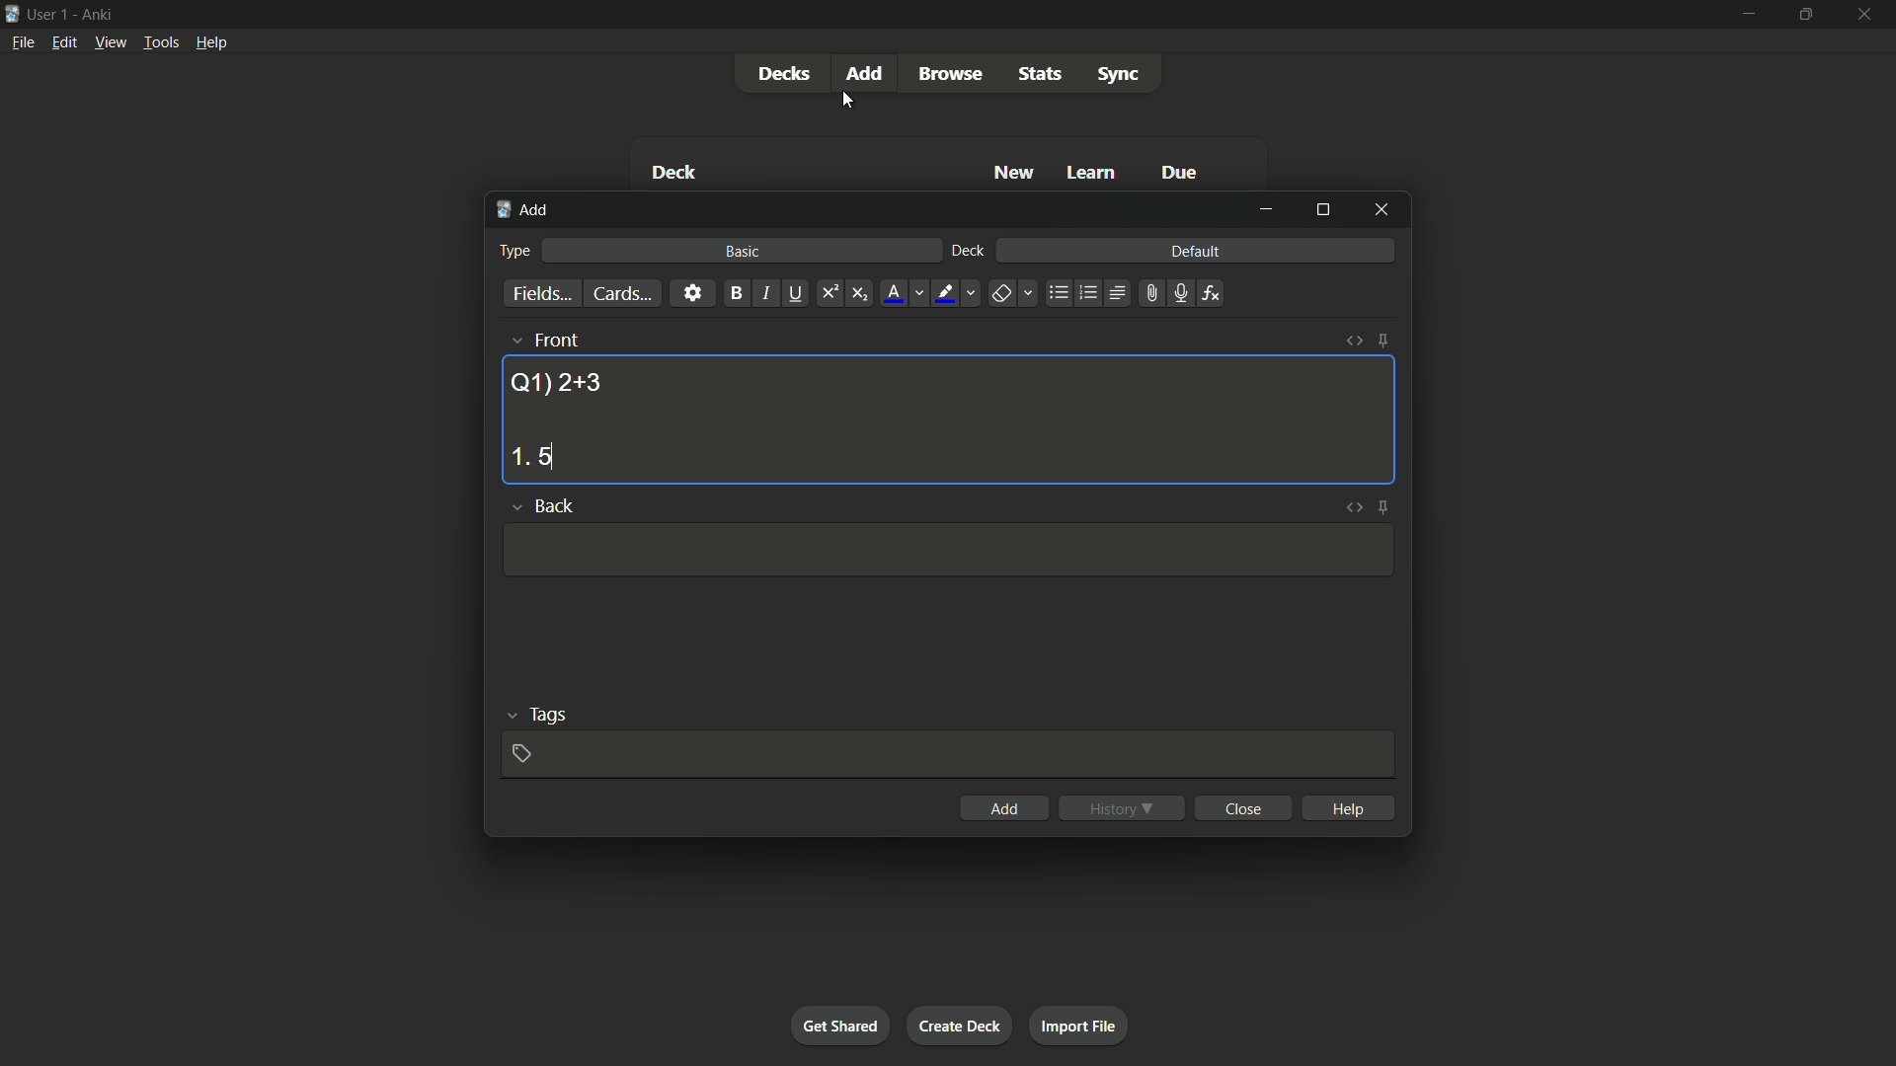 The width and height of the screenshot is (1896, 1066). I want to click on record audio, so click(1179, 294).